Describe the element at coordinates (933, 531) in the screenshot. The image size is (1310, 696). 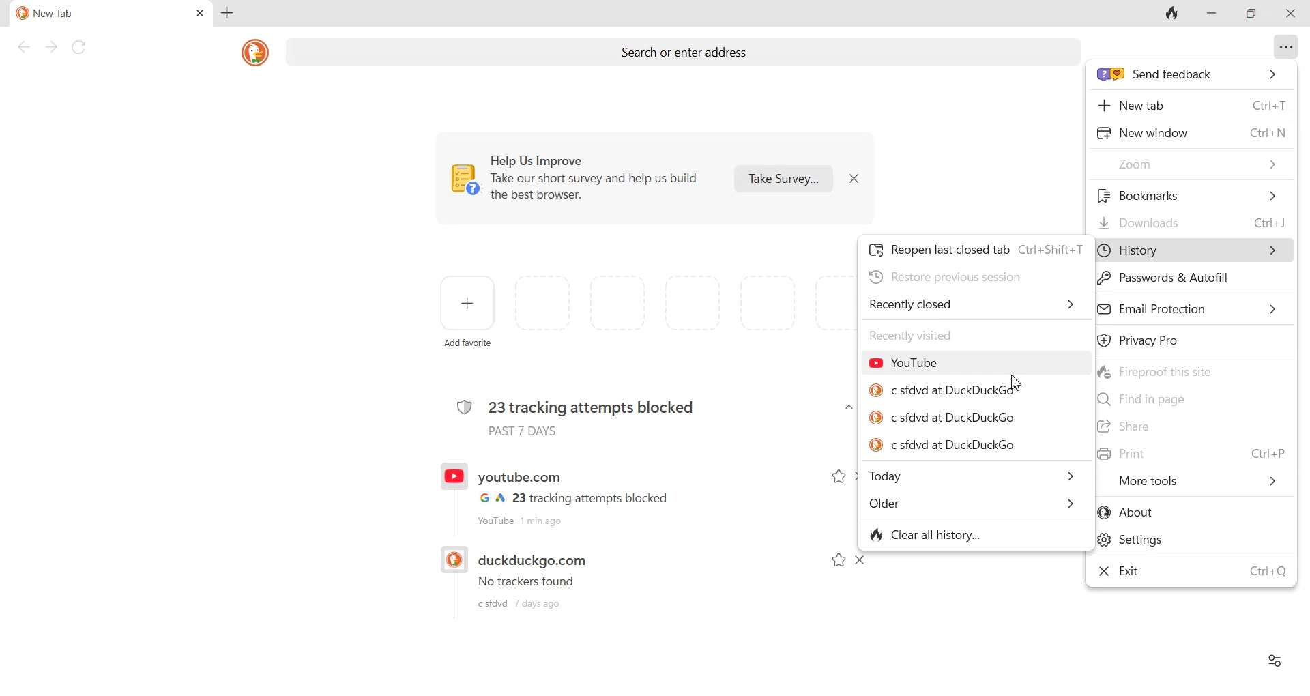
I see `Clear all history` at that location.